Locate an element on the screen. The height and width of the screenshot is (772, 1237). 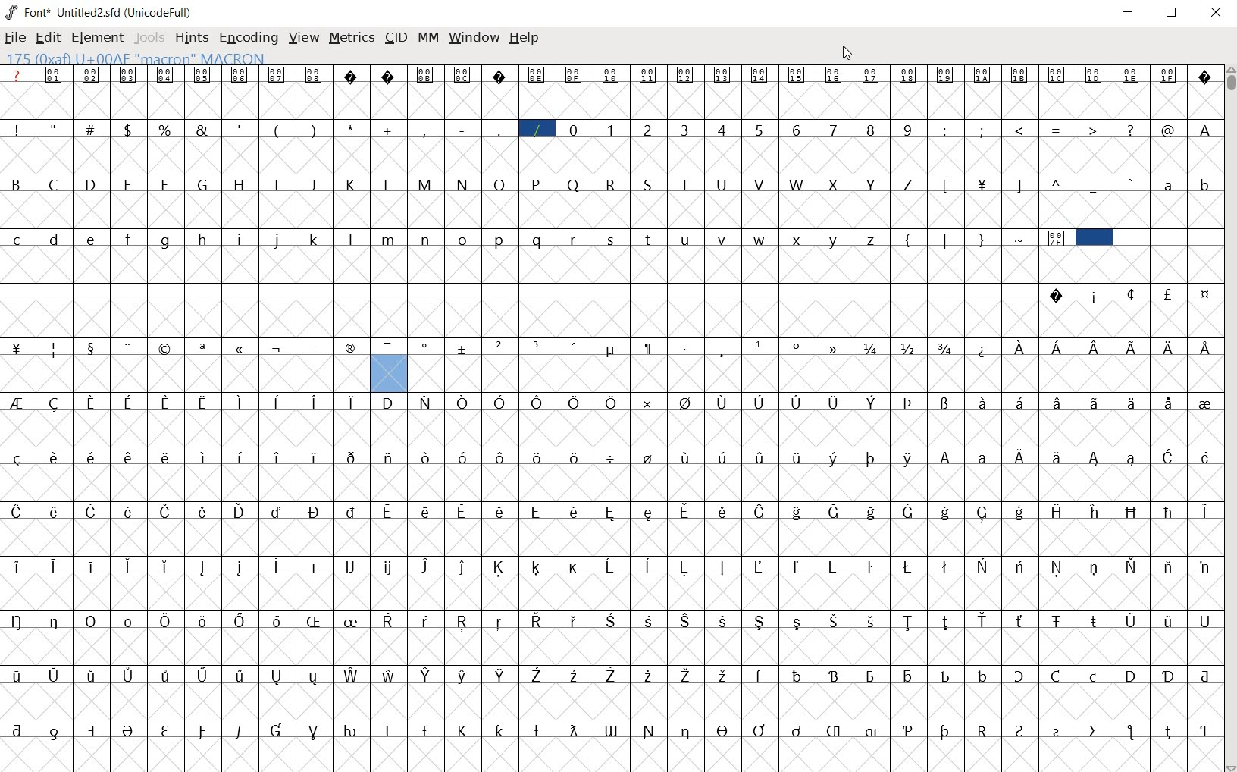
Symbol is located at coordinates (797, 674).